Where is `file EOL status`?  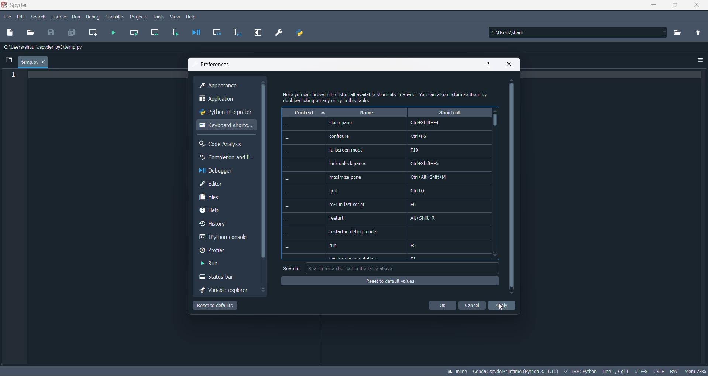 file EOL status is located at coordinates (659, 371).